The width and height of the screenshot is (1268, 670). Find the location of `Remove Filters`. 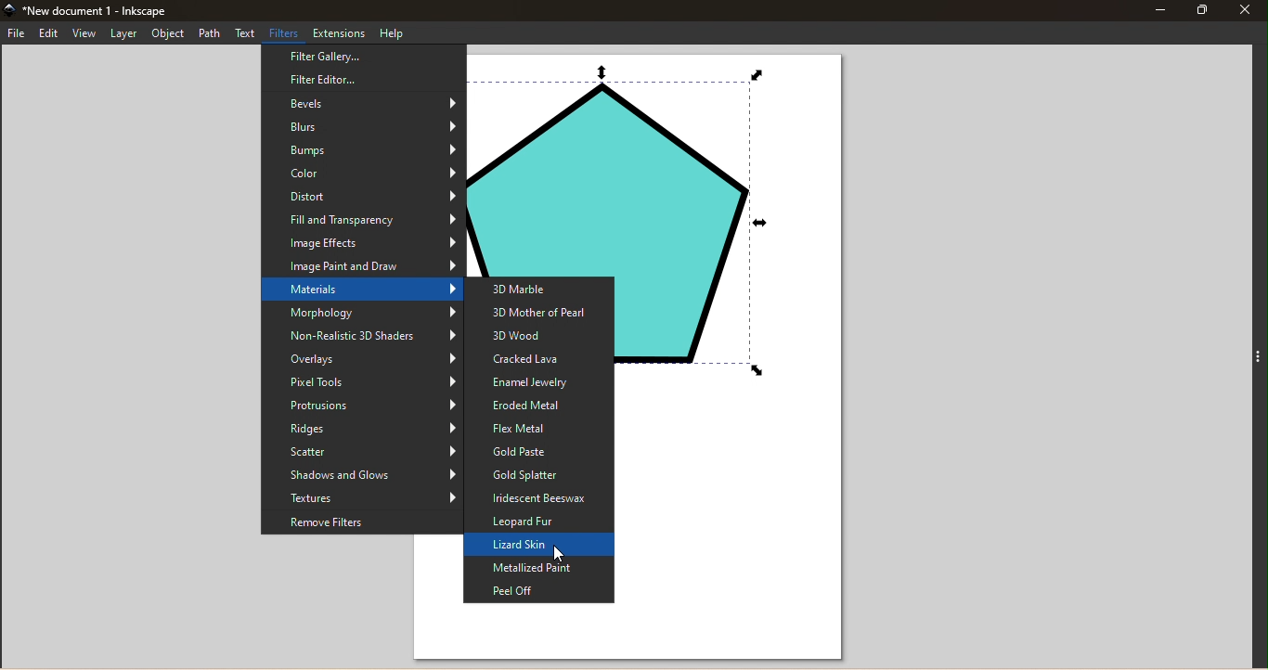

Remove Filters is located at coordinates (360, 524).